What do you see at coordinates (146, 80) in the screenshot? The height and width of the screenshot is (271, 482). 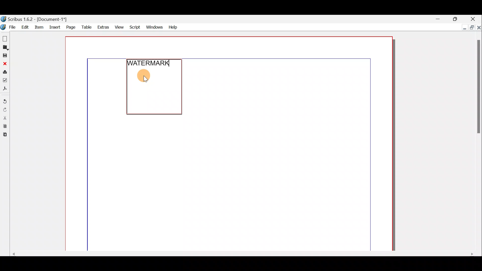 I see `cursor` at bounding box center [146, 80].